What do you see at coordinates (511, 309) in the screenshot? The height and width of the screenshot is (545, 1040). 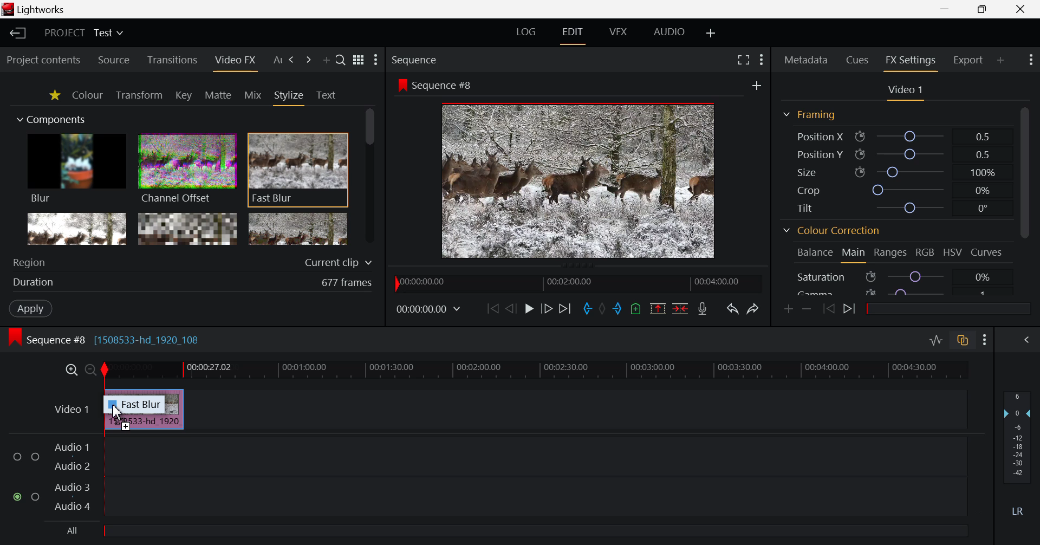 I see `Go Back` at bounding box center [511, 309].